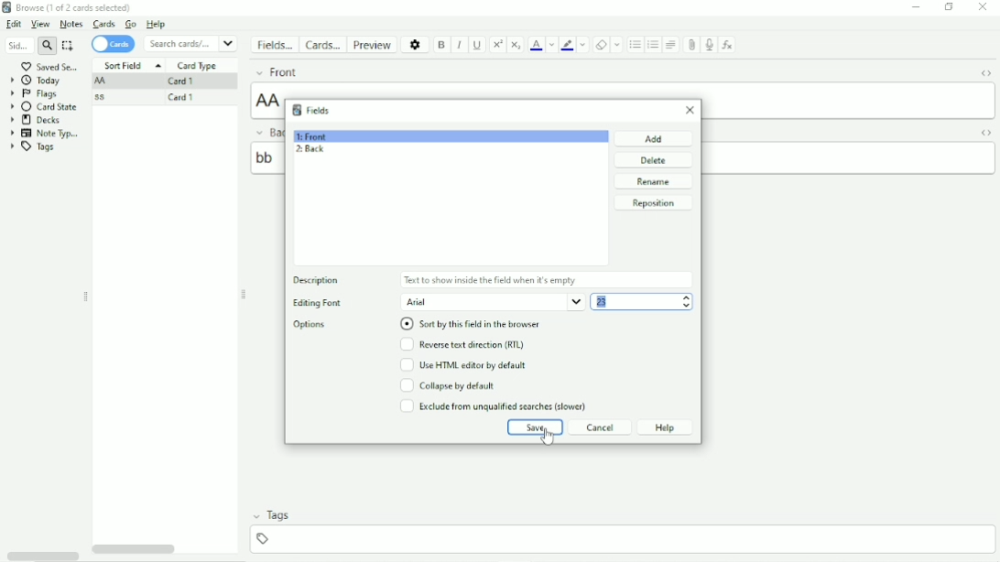 This screenshot has height=562, width=1000. I want to click on Options, so click(414, 44).